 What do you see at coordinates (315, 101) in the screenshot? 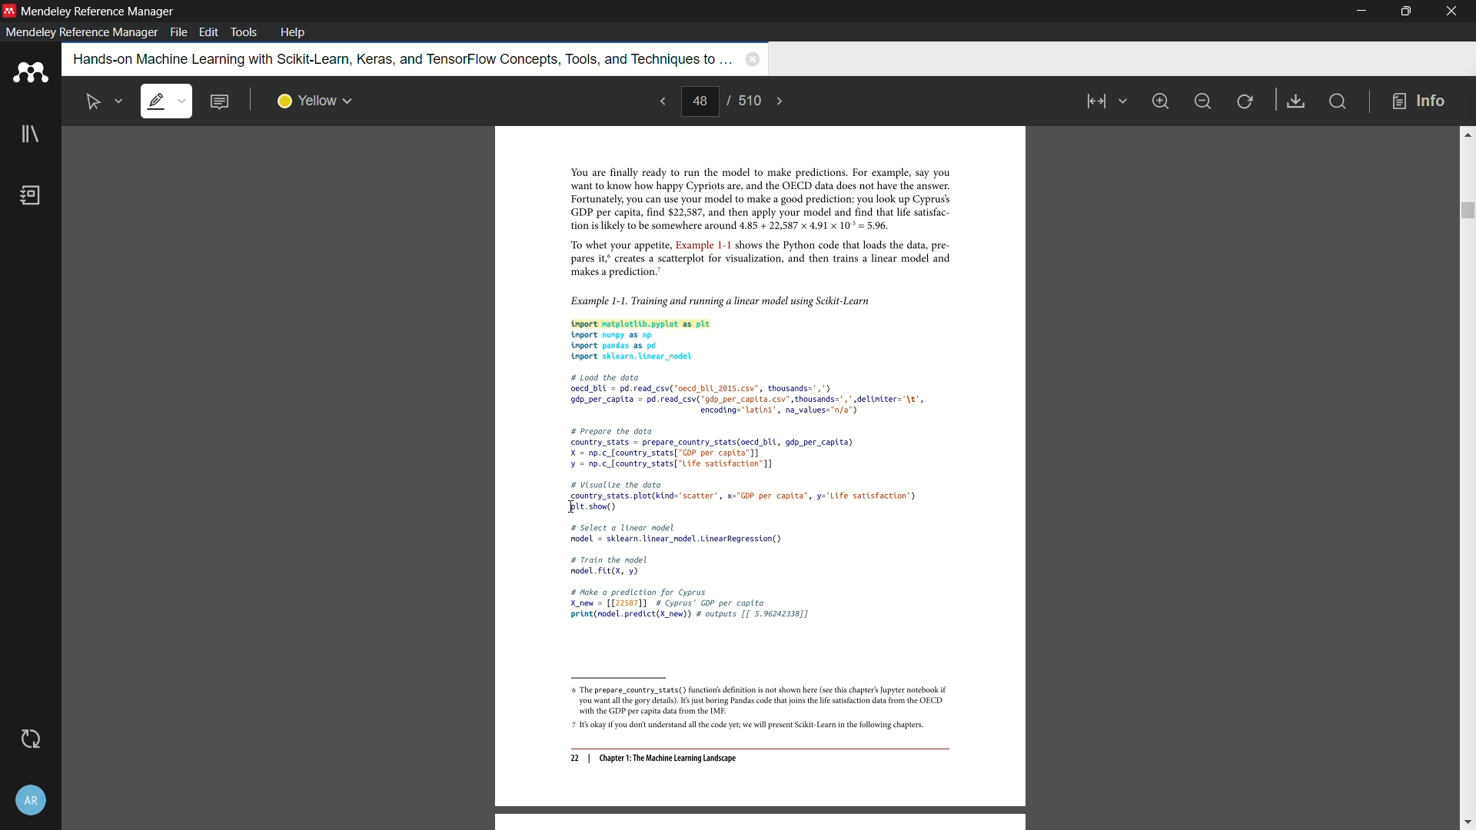
I see `highlight color` at bounding box center [315, 101].